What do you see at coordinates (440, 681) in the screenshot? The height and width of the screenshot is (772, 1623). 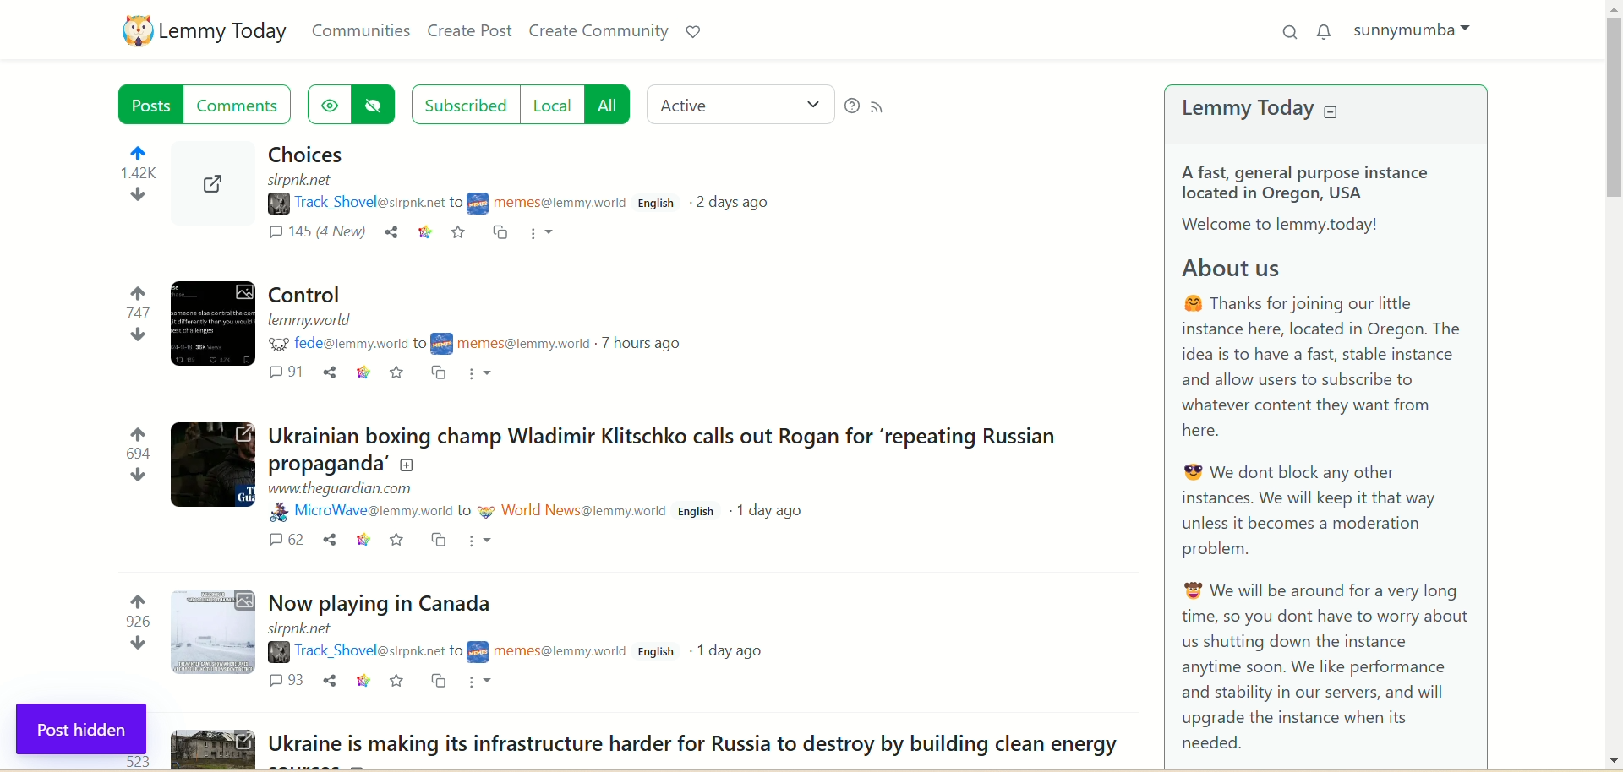 I see `cross post` at bounding box center [440, 681].